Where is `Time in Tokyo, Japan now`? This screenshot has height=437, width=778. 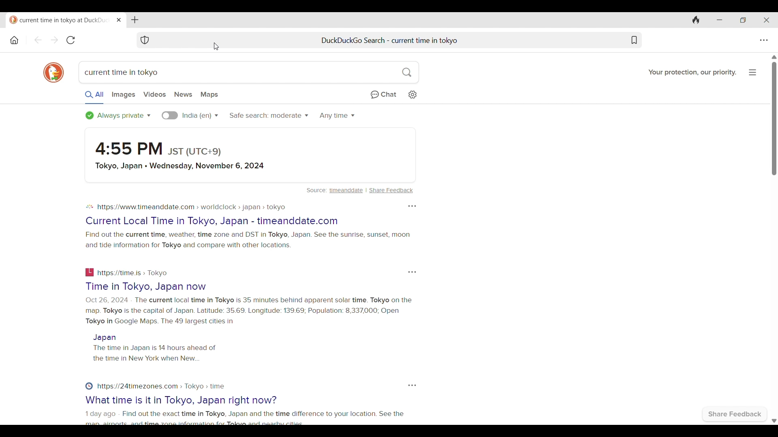
Time in Tokyo, Japan now is located at coordinates (146, 287).